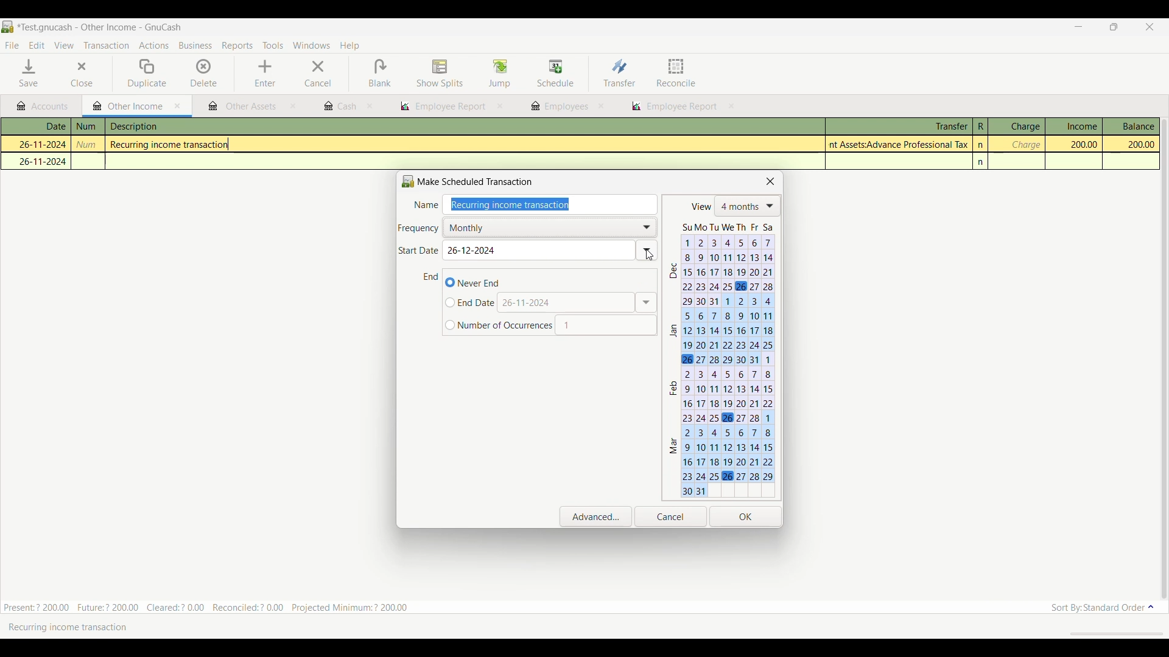  Describe the element at coordinates (147, 74) in the screenshot. I see `Duplicate` at that location.